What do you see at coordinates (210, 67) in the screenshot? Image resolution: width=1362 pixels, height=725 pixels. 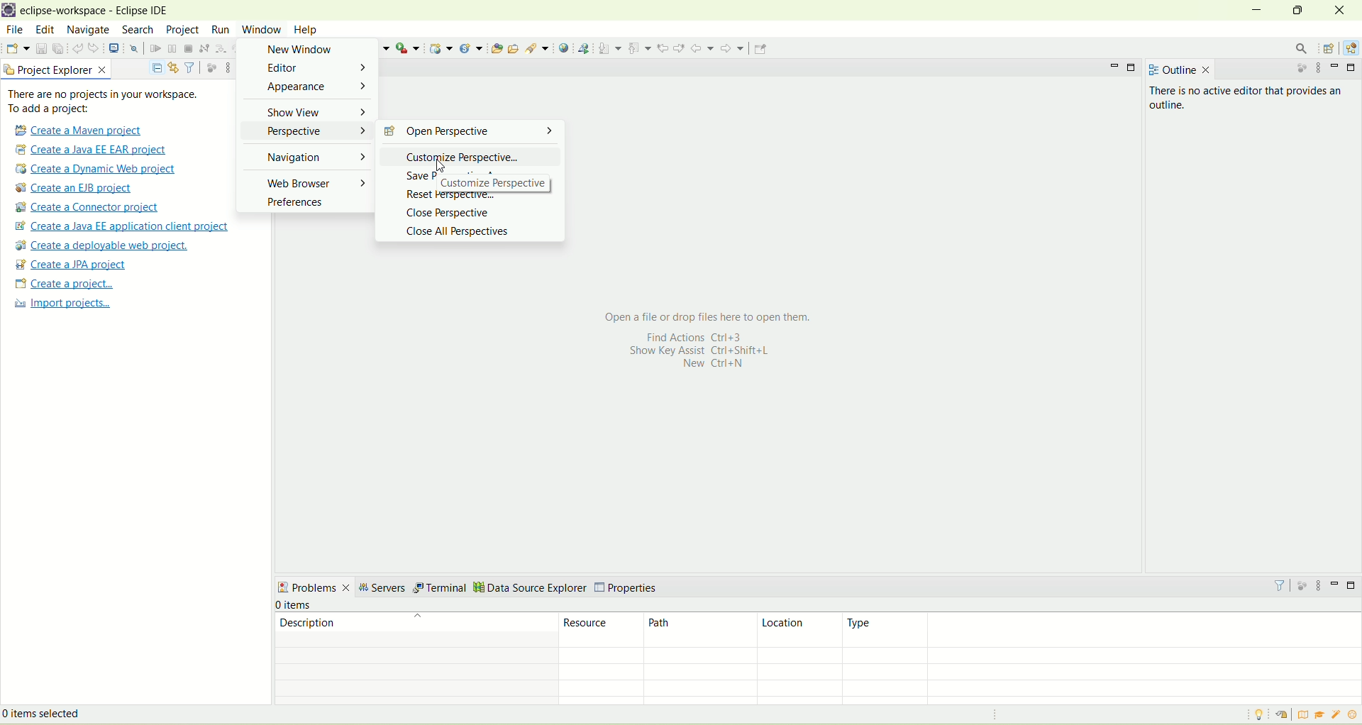 I see `focus on active task` at bounding box center [210, 67].